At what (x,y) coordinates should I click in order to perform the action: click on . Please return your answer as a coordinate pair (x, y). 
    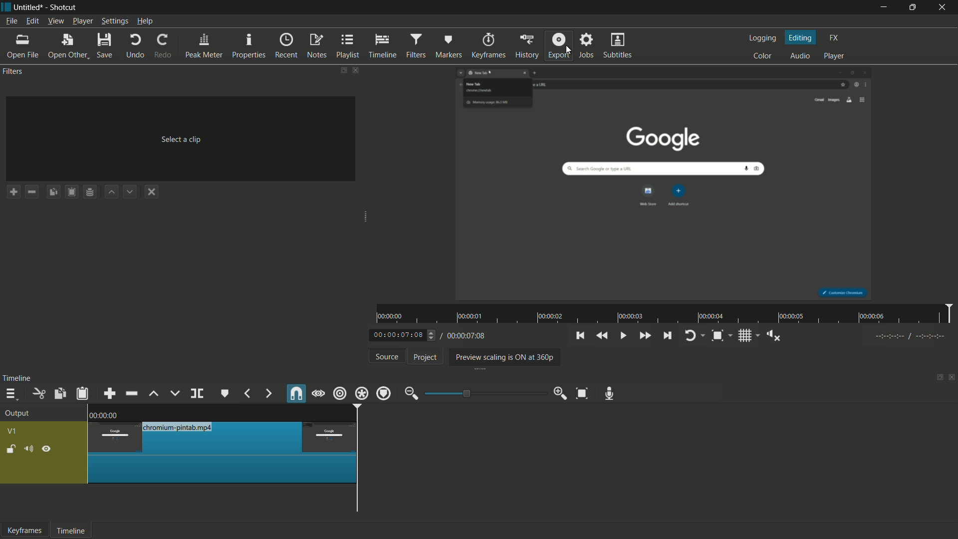
    Looking at the image, I should click on (834, 36).